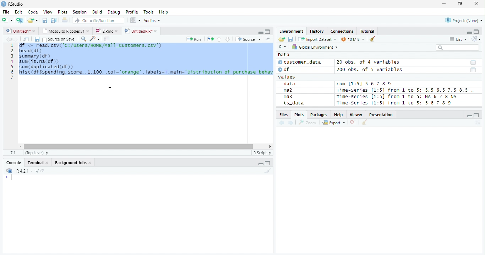  Describe the element at coordinates (477, 115) in the screenshot. I see `Maximize` at that location.